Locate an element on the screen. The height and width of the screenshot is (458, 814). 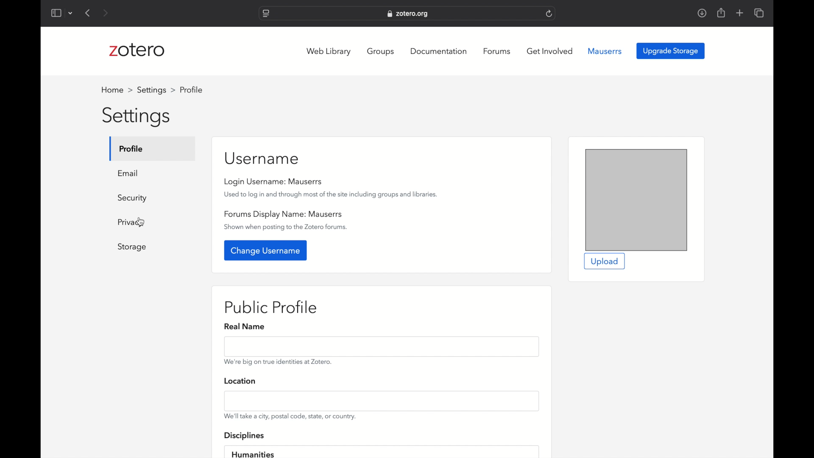
email is located at coordinates (128, 173).